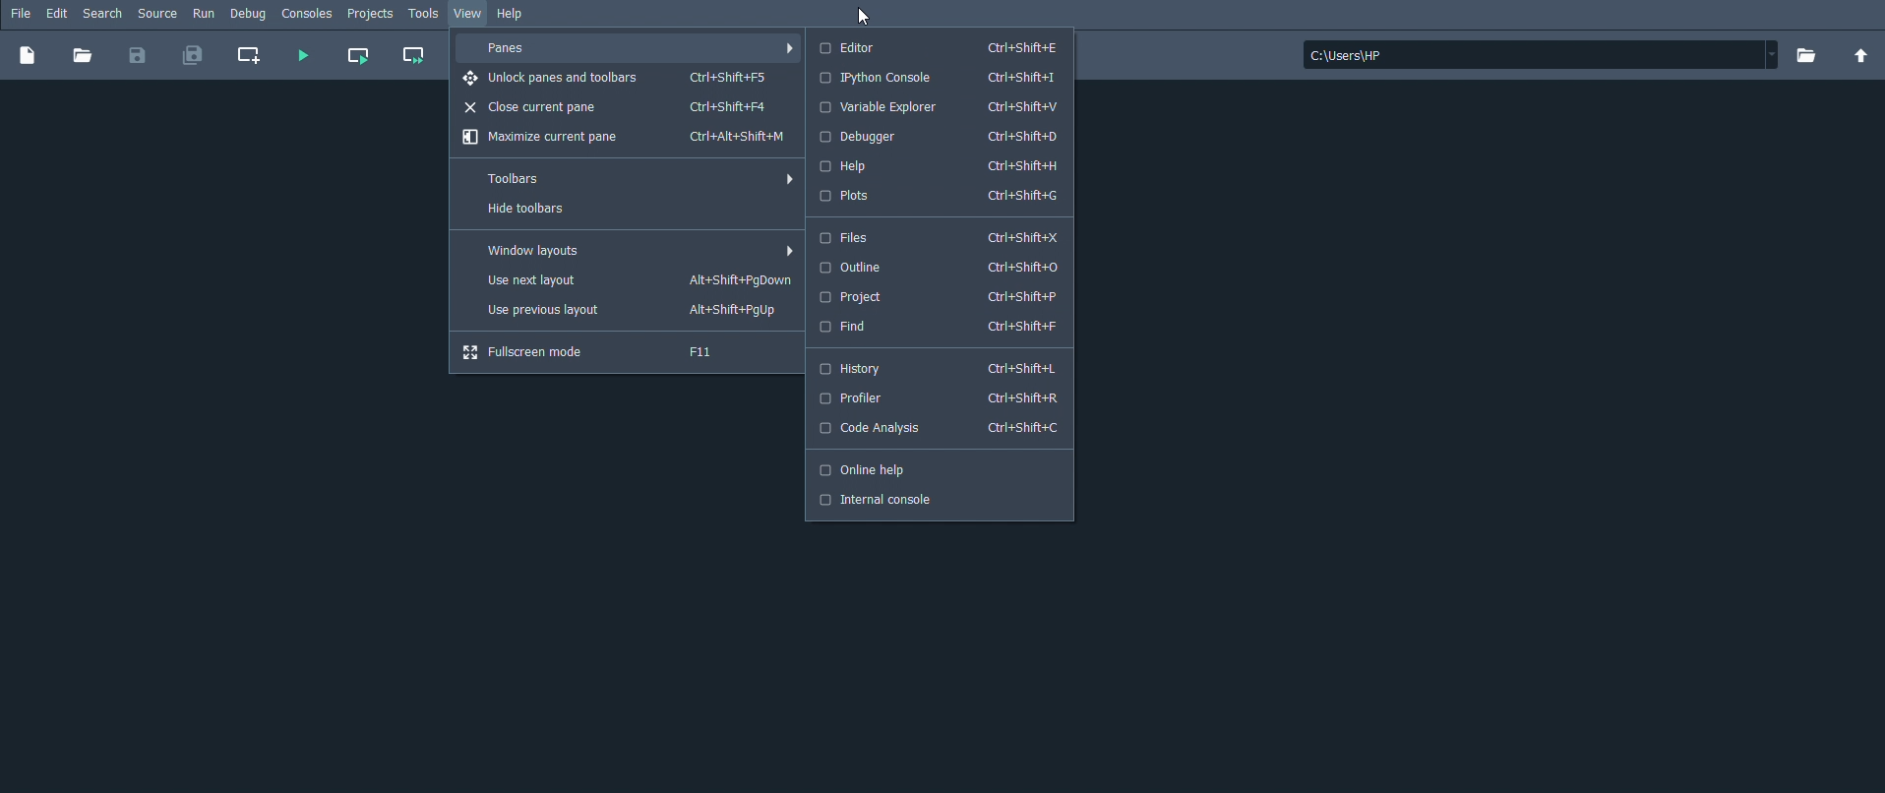 Image resolution: width=1885 pixels, height=793 pixels. What do you see at coordinates (302, 57) in the screenshot?
I see `Run file` at bounding box center [302, 57].